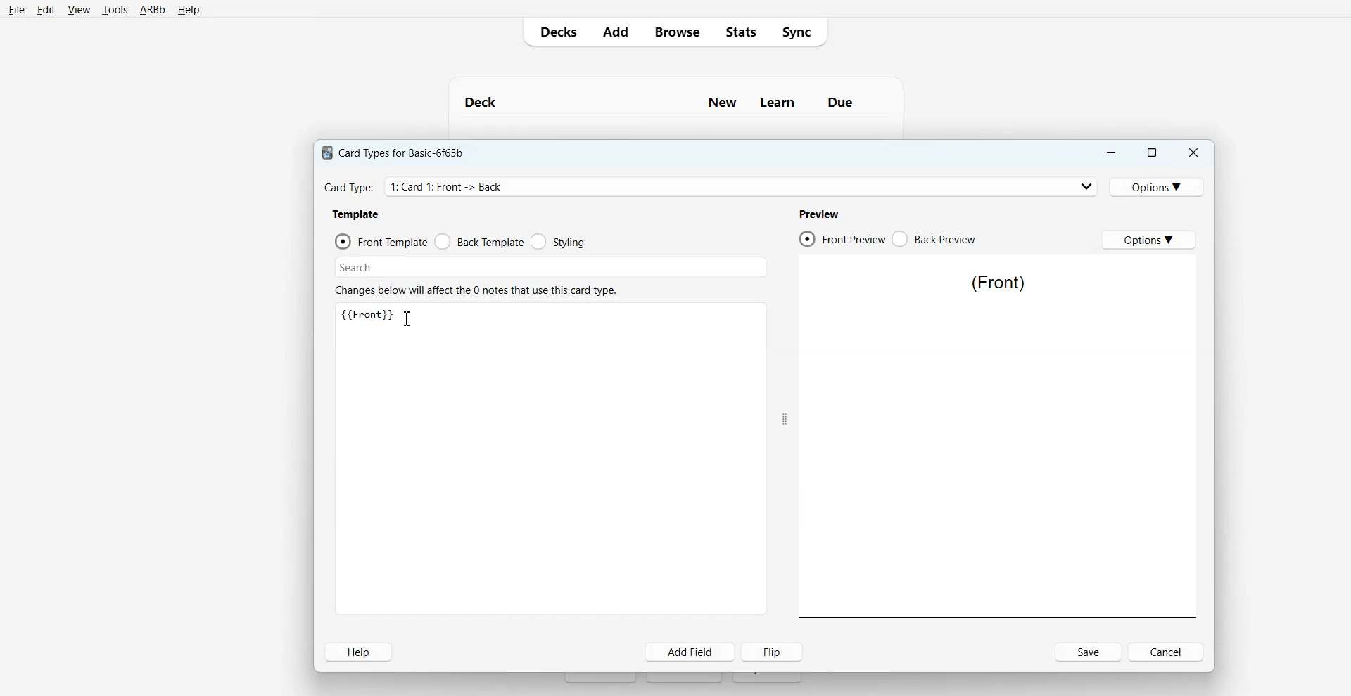 Image resolution: width=1351 pixels, height=696 pixels. I want to click on Sync, so click(801, 32).